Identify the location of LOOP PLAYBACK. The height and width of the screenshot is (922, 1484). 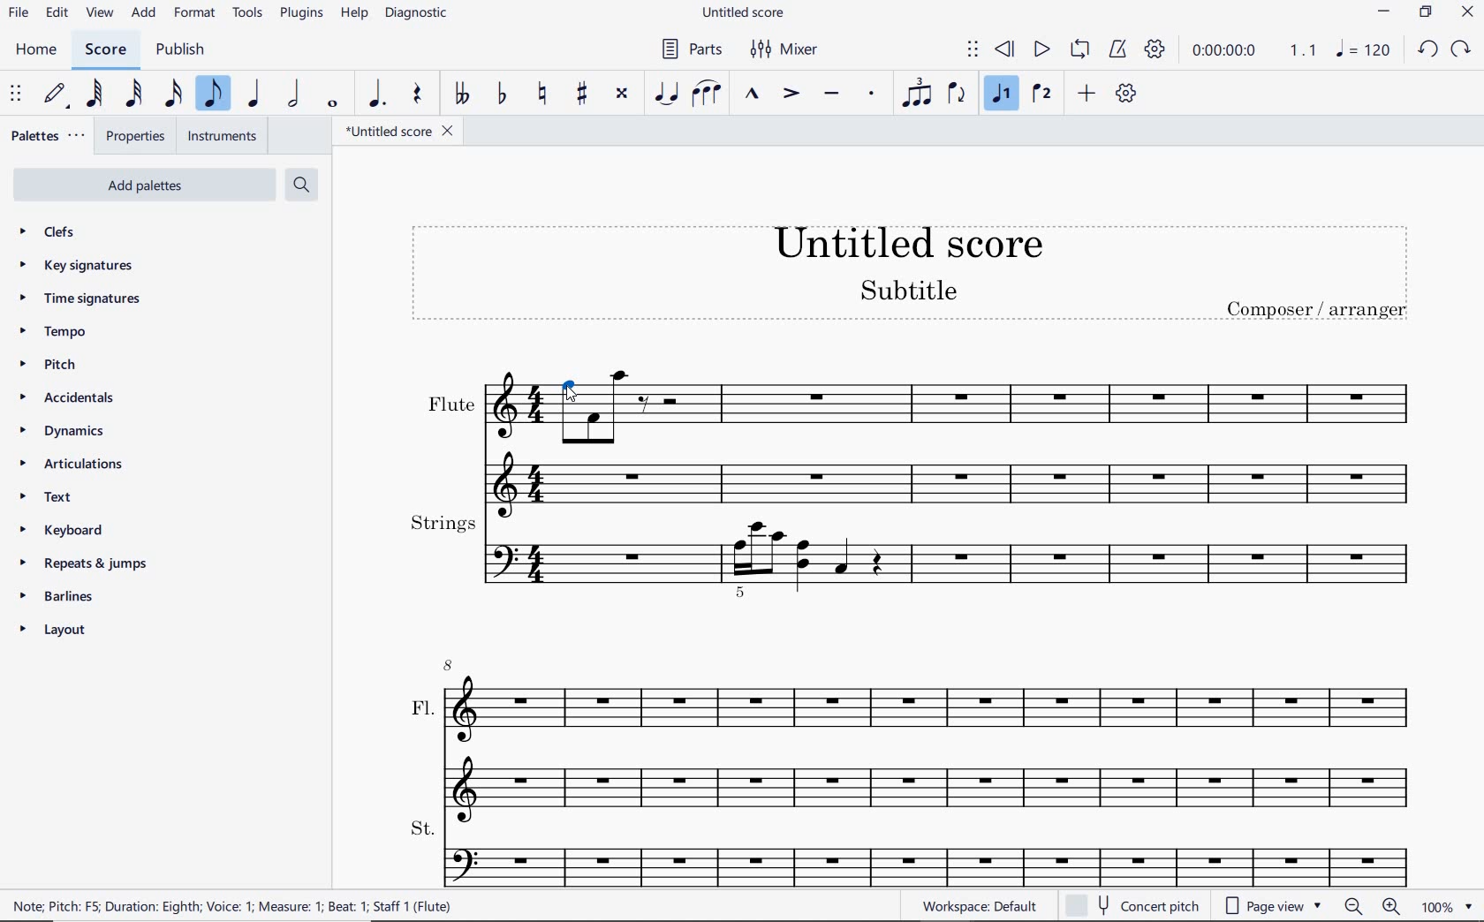
(1079, 50).